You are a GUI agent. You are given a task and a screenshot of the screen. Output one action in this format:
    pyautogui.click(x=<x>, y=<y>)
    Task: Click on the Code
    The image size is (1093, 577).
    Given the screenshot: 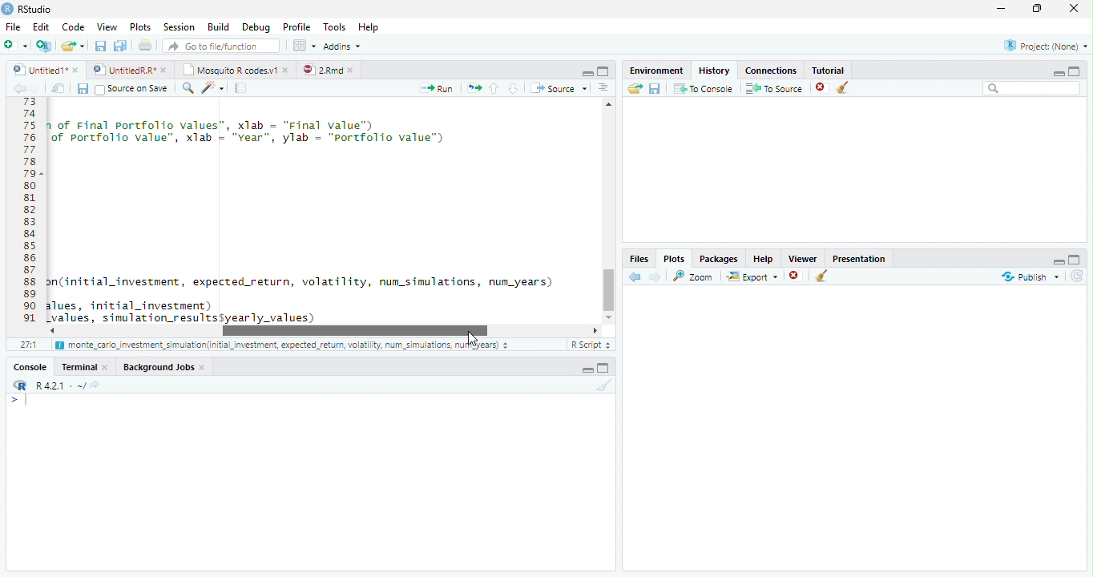 What is the action you would take?
    pyautogui.click(x=322, y=212)
    